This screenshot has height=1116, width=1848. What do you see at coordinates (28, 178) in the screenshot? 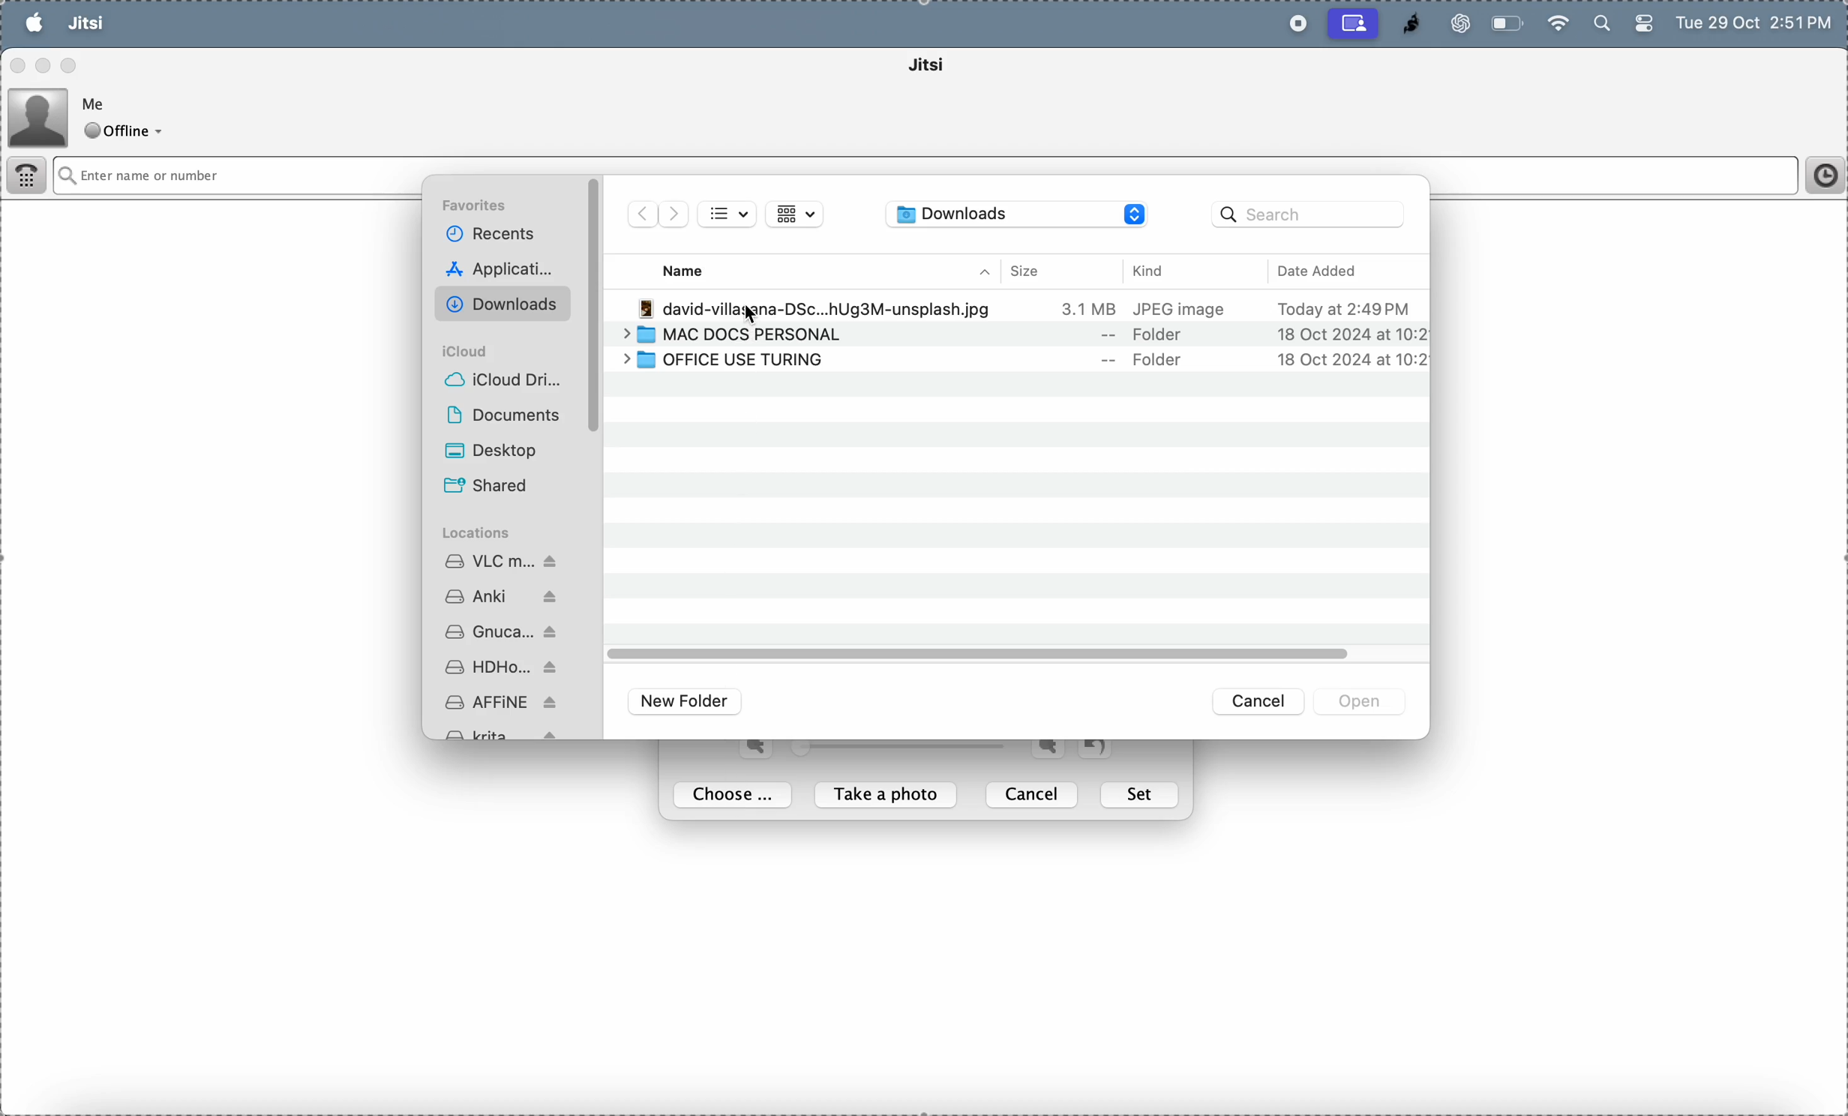
I see `dialer` at bounding box center [28, 178].